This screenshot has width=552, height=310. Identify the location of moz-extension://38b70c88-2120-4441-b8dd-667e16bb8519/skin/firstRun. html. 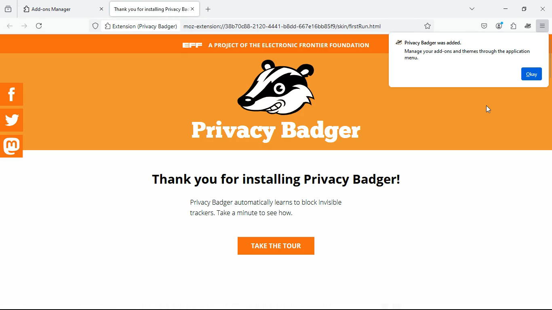
(282, 25).